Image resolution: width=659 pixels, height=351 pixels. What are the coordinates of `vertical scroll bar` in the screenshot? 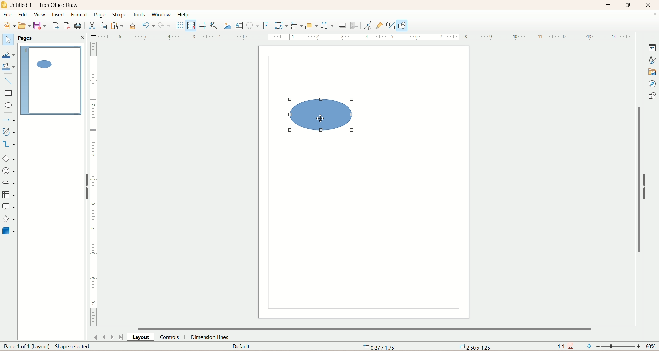 It's located at (637, 184).